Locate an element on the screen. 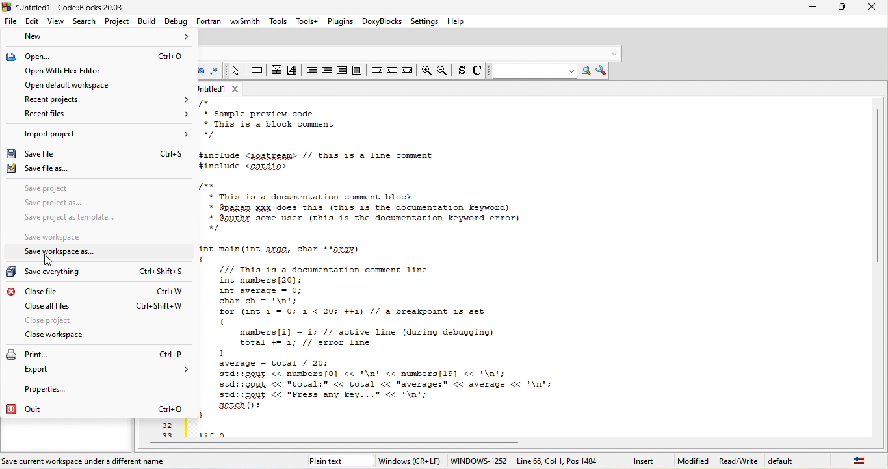 The height and width of the screenshot is (469, 888). settings is located at coordinates (424, 22).